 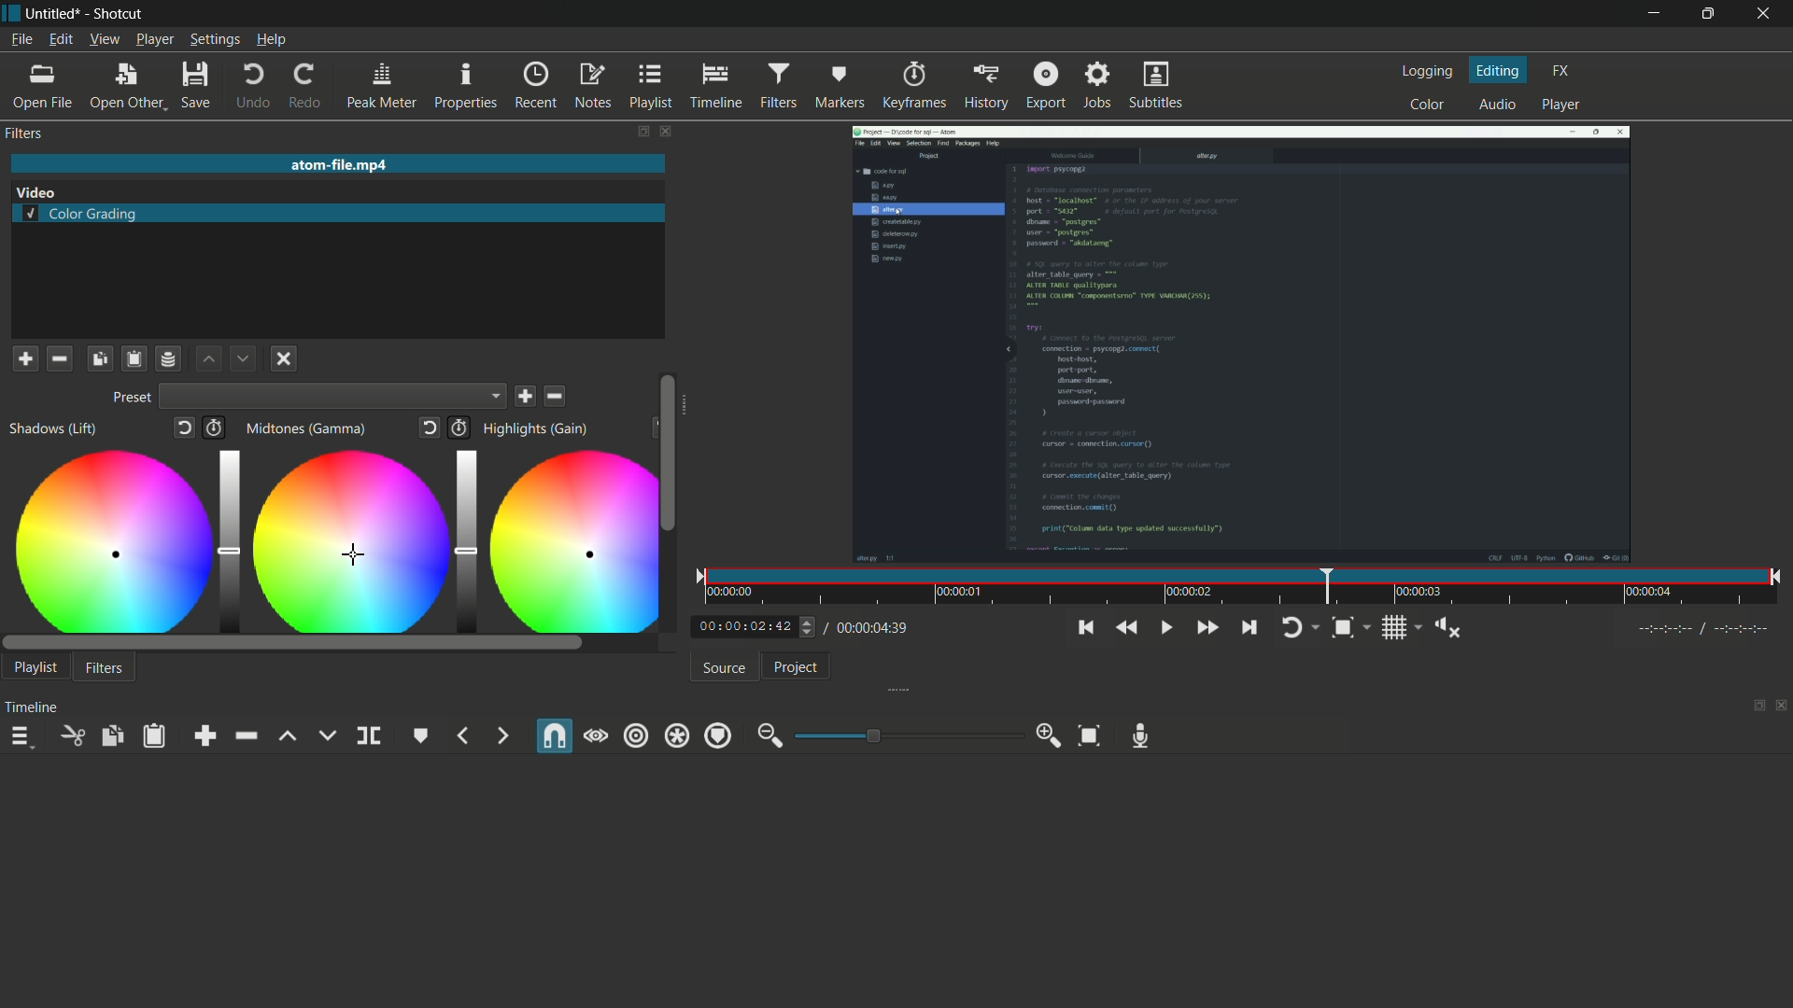 I want to click on Add, so click(x=24, y=357).